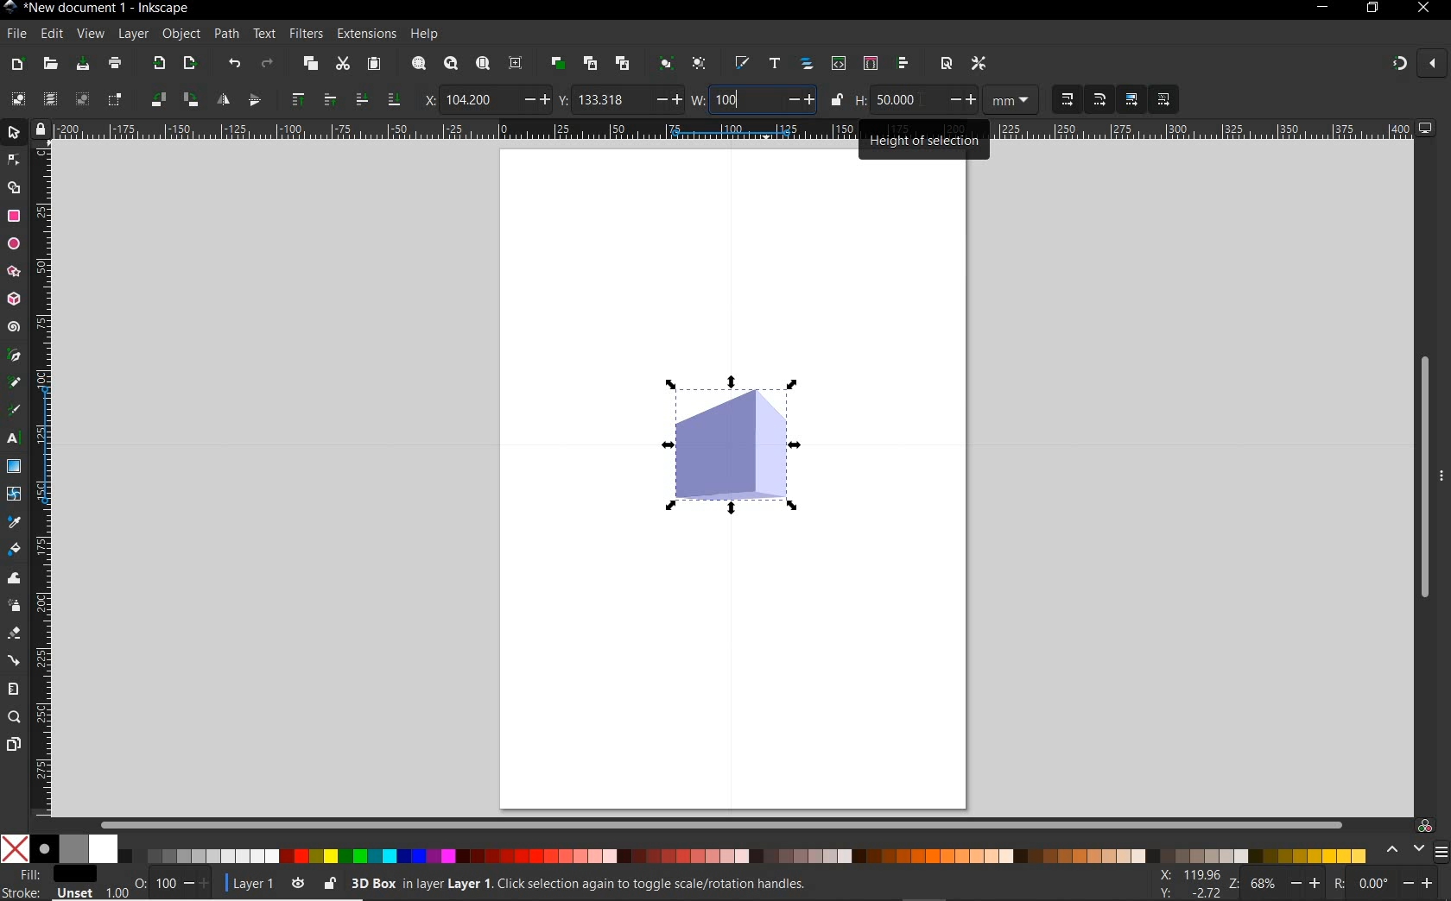  What do you see at coordinates (1404, 850) in the screenshot?
I see `scroll color options` at bounding box center [1404, 850].